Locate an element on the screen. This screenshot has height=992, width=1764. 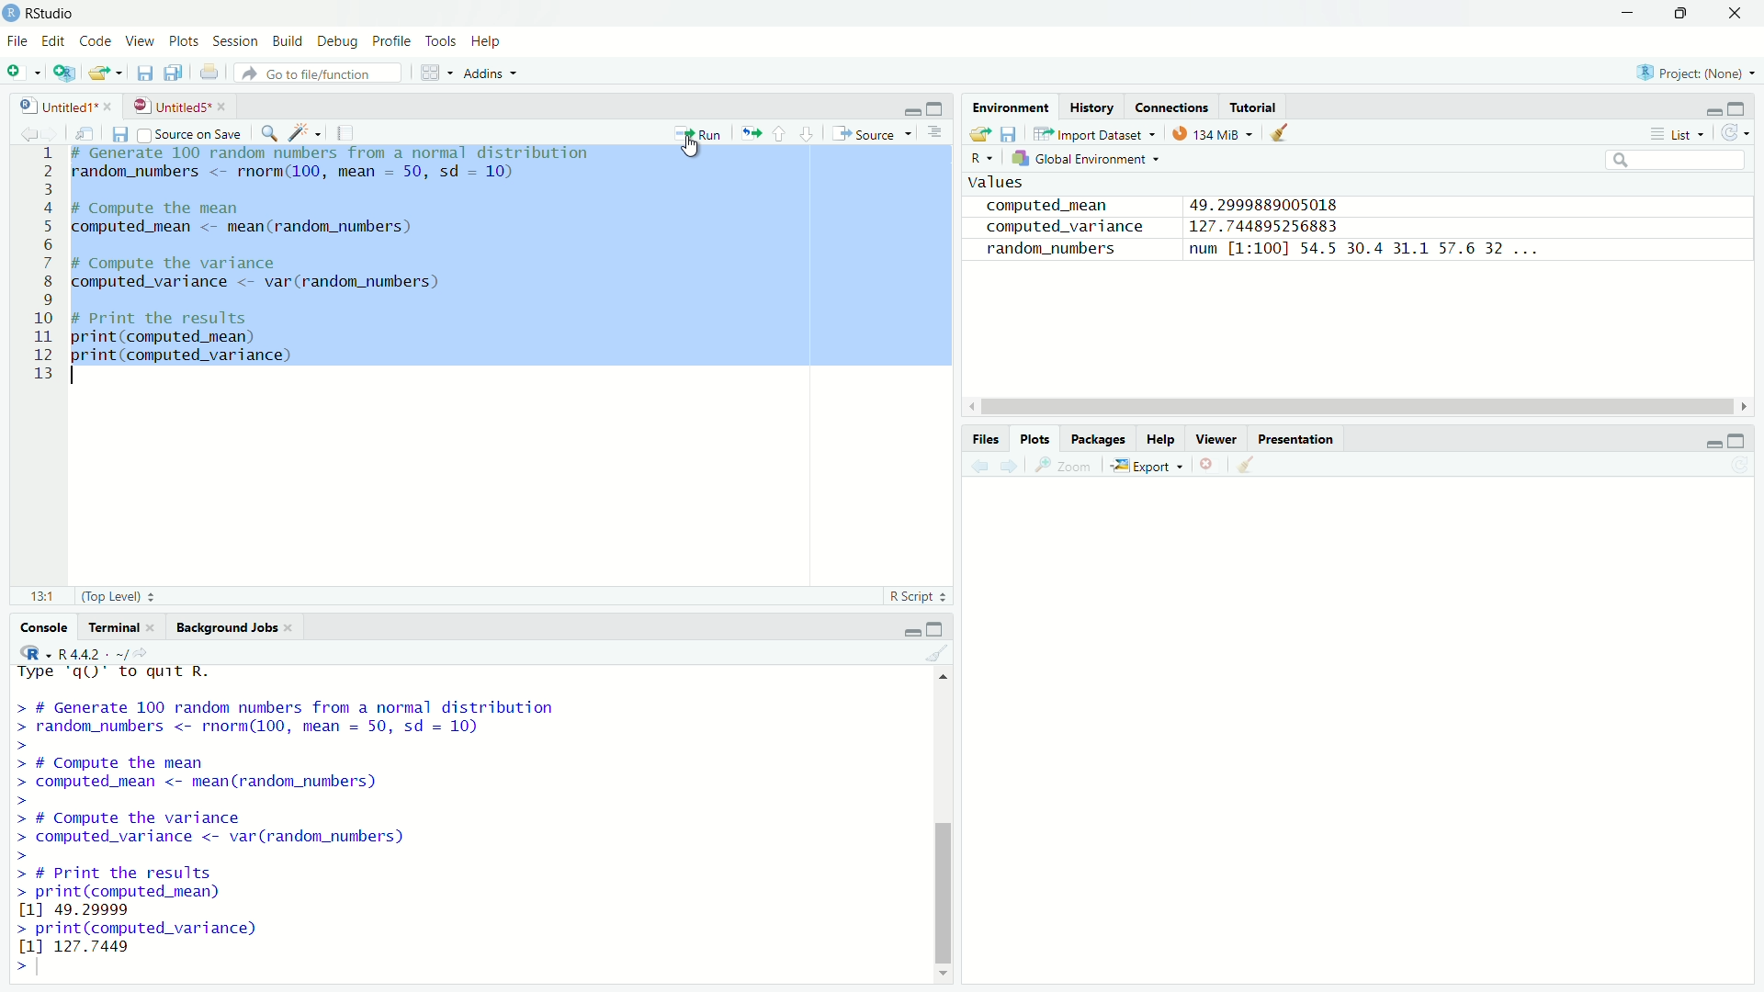
move right is located at coordinates (1746, 404).